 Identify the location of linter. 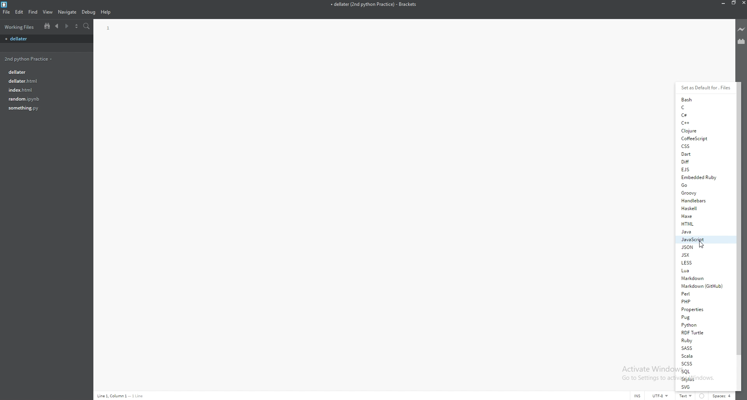
(702, 396).